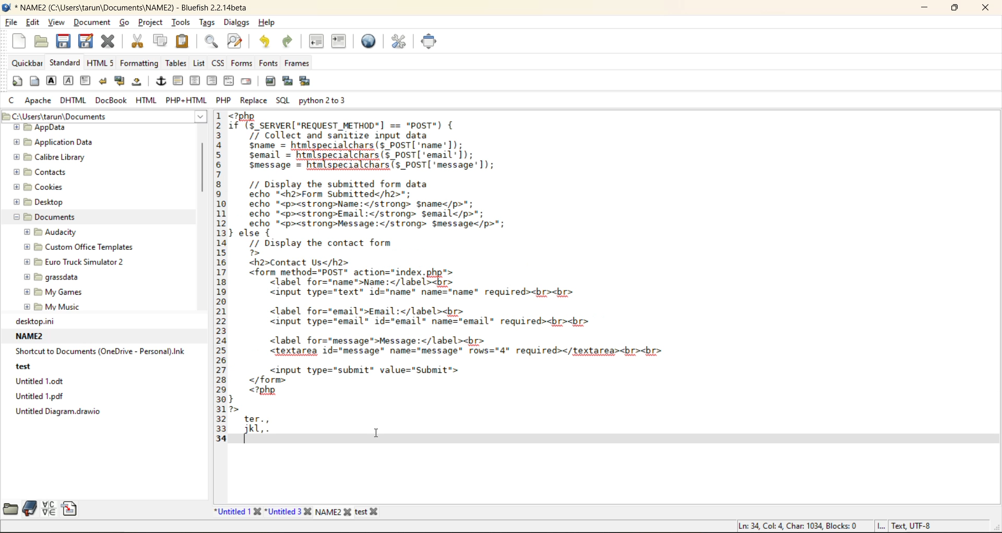 This screenshot has width=1002, height=533. I want to click on go, so click(124, 22).